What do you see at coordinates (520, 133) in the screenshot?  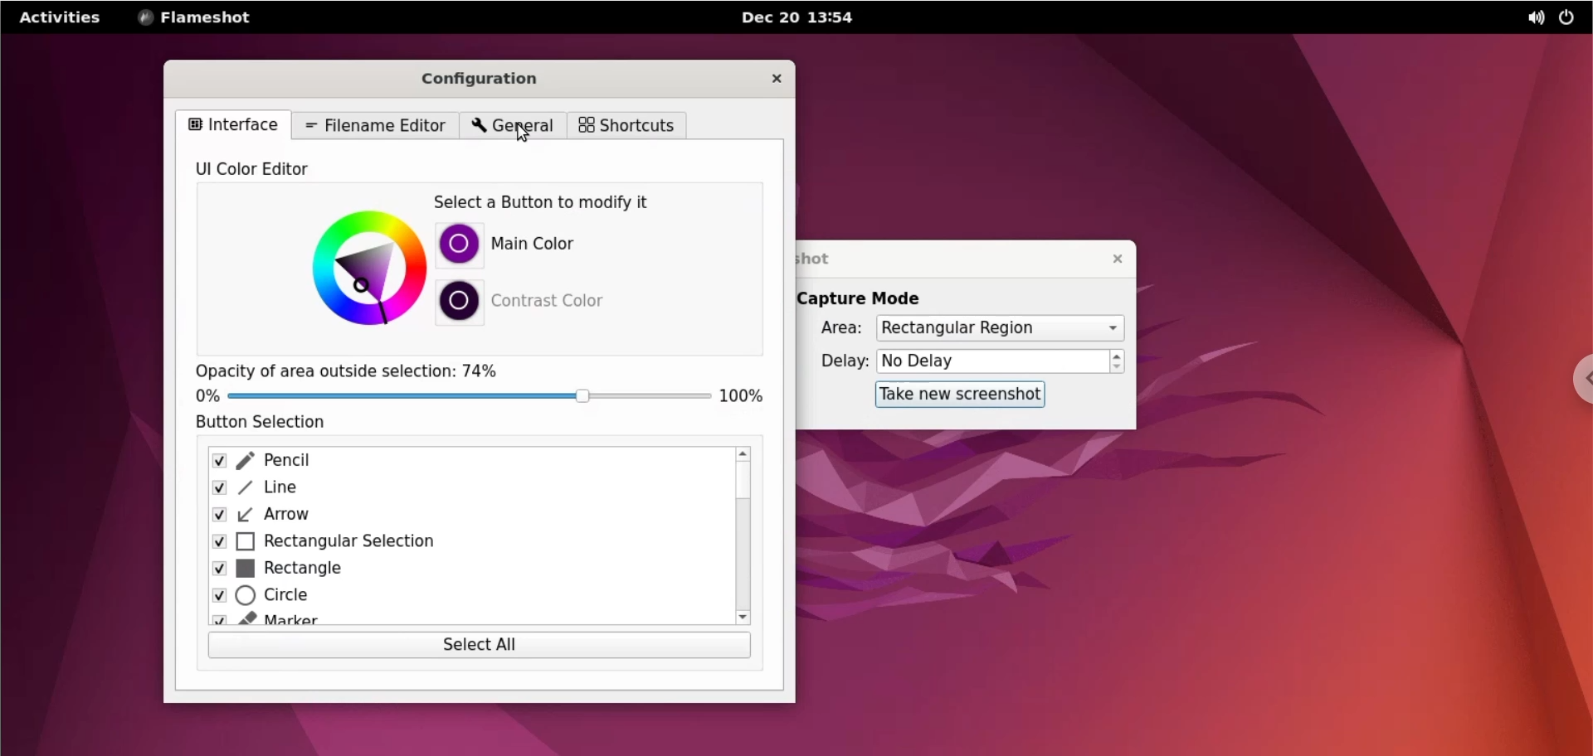 I see `cursor` at bounding box center [520, 133].